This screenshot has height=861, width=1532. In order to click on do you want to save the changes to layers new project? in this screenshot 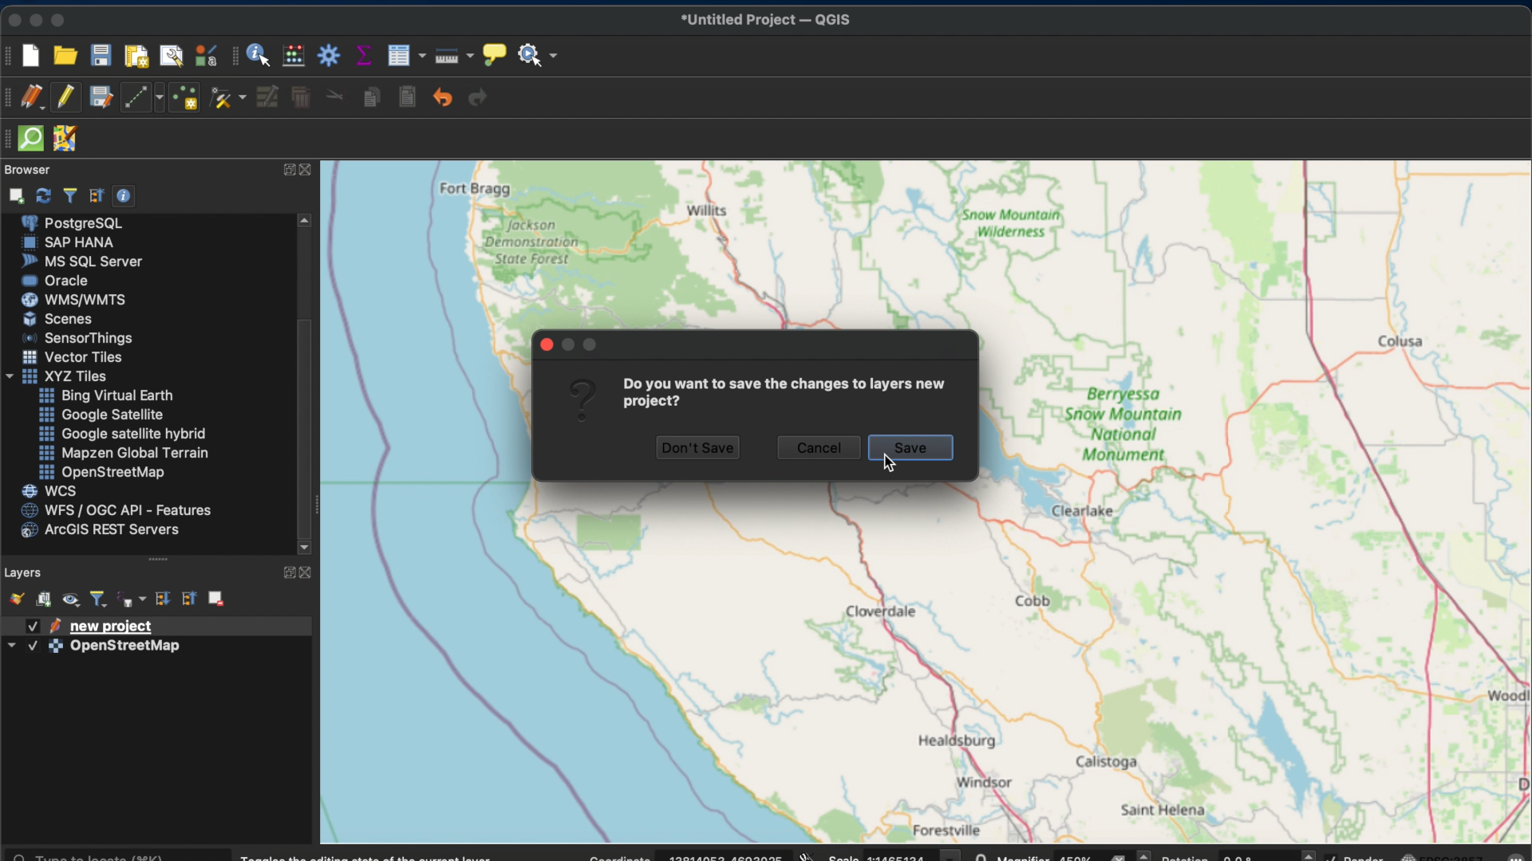, I will do `click(789, 395)`.